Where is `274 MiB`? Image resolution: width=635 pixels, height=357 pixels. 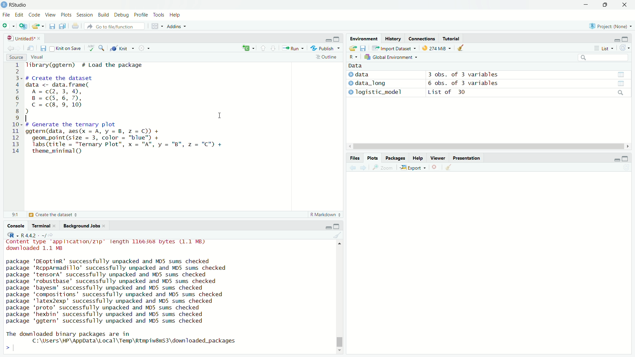
274 MiB is located at coordinates (435, 48).